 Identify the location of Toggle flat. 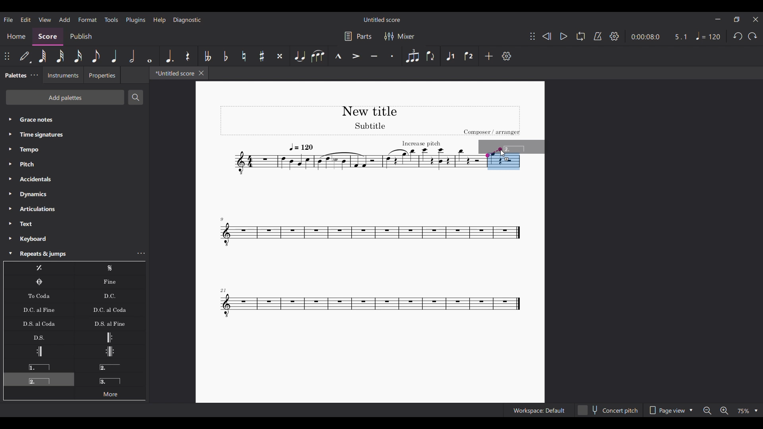
(225, 56).